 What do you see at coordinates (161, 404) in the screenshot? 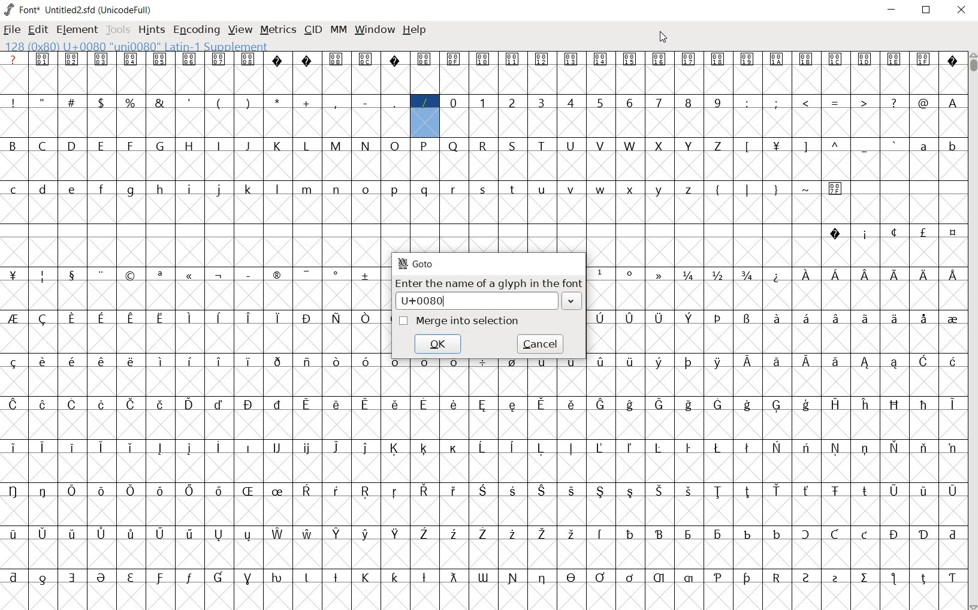
I see `glyph` at bounding box center [161, 404].